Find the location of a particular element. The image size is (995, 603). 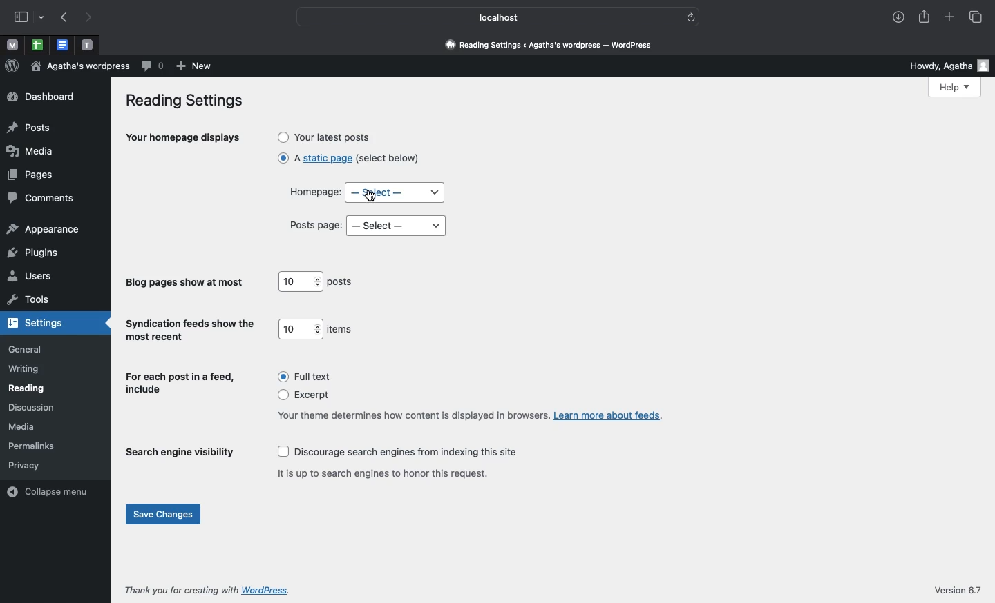

Thank you for creating with Wordpress is located at coordinates (209, 590).